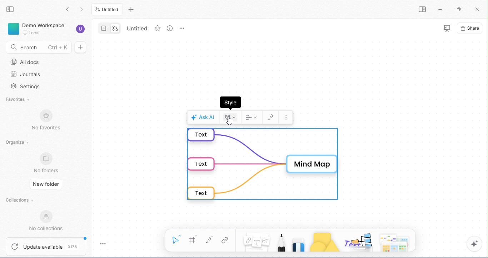 The width and height of the screenshot is (488, 258). What do you see at coordinates (17, 143) in the screenshot?
I see `organize` at bounding box center [17, 143].